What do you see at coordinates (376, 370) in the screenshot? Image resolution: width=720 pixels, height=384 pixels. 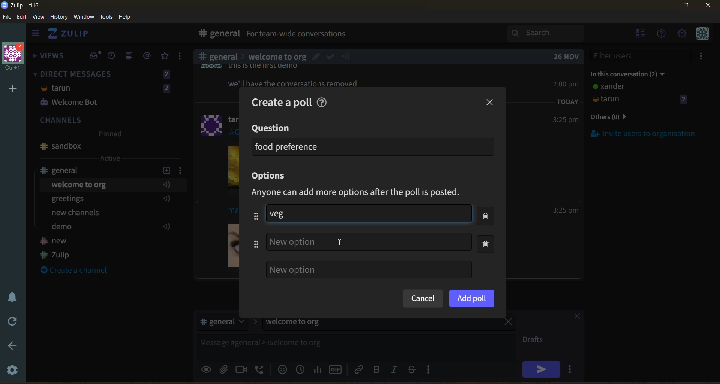 I see `bold` at bounding box center [376, 370].